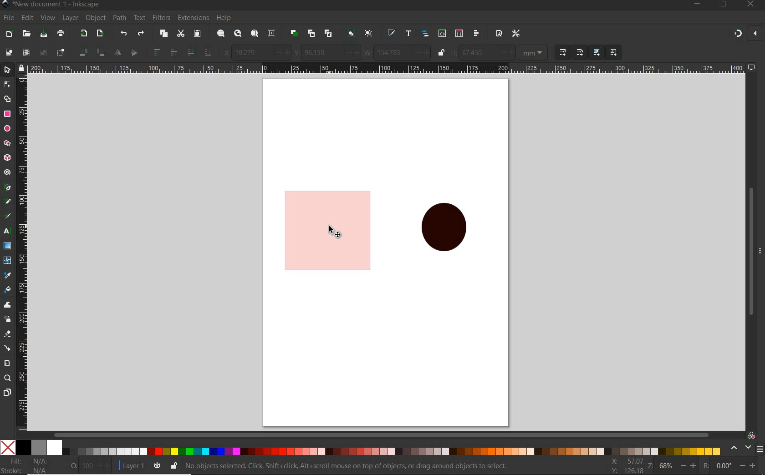 The height and width of the screenshot is (475, 765). Describe the element at coordinates (7, 306) in the screenshot. I see `tweak tool` at that location.